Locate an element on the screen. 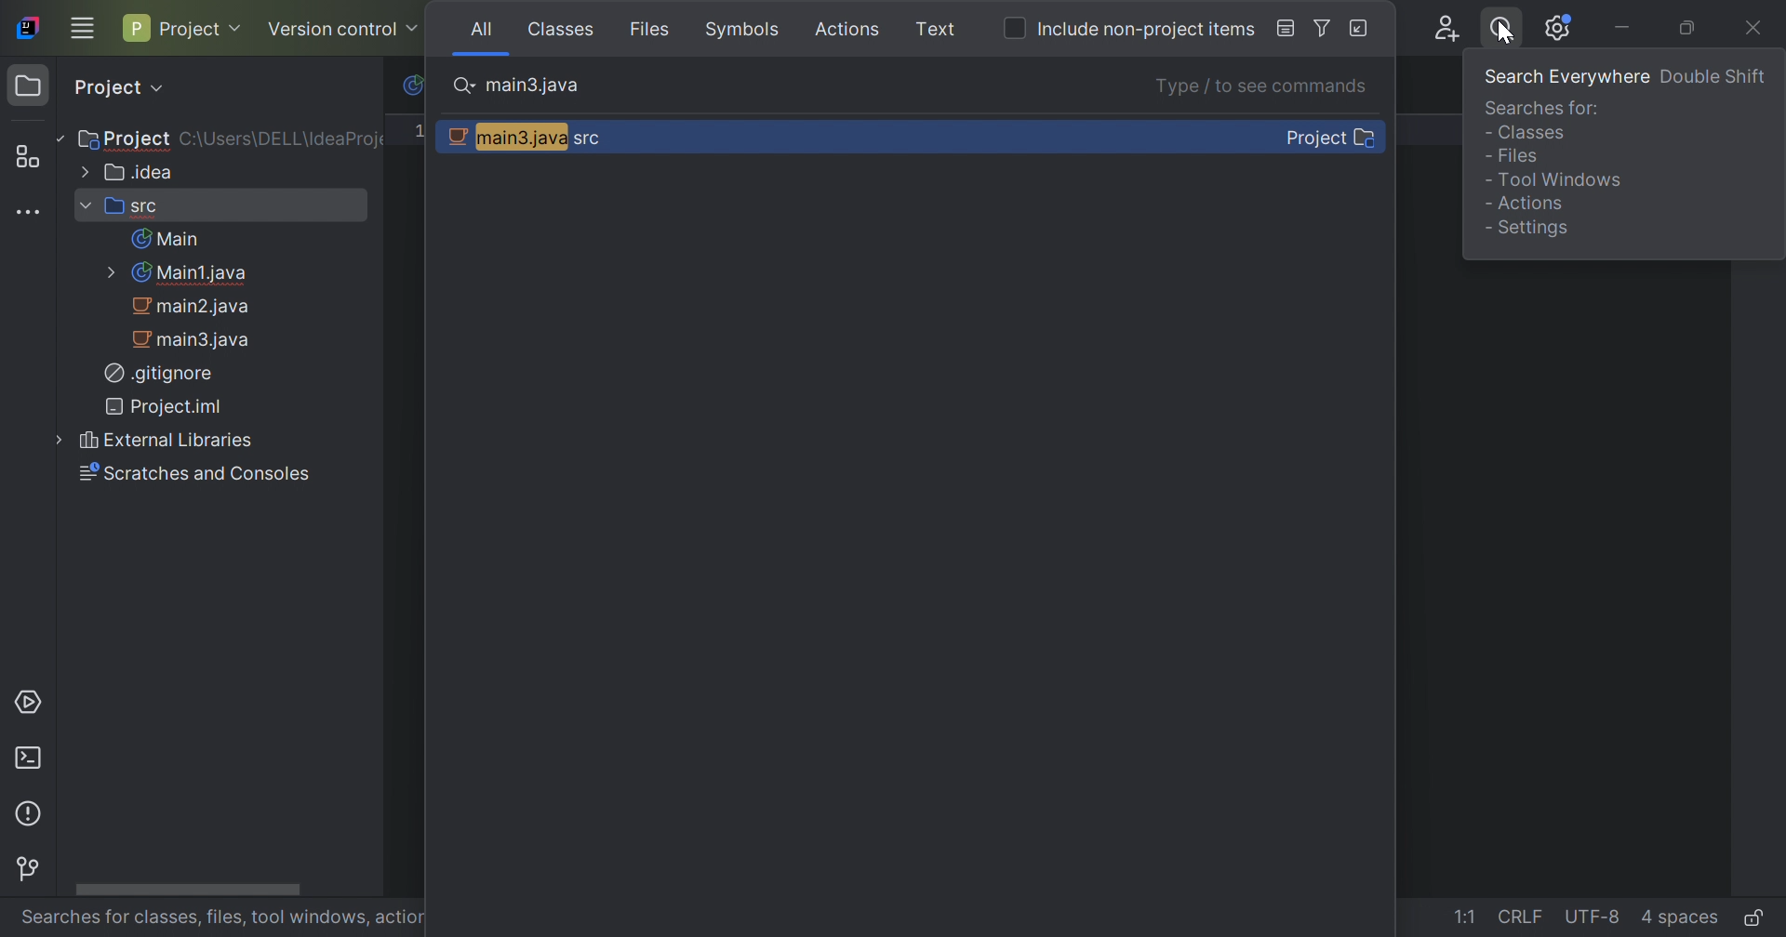  Terminal is located at coordinates (28, 761).